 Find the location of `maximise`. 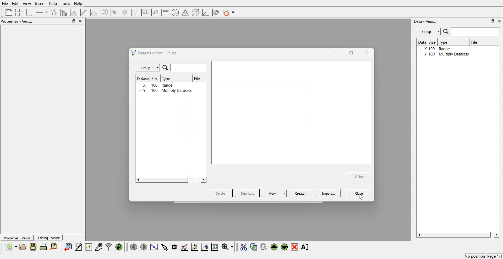

maximise is located at coordinates (349, 52).